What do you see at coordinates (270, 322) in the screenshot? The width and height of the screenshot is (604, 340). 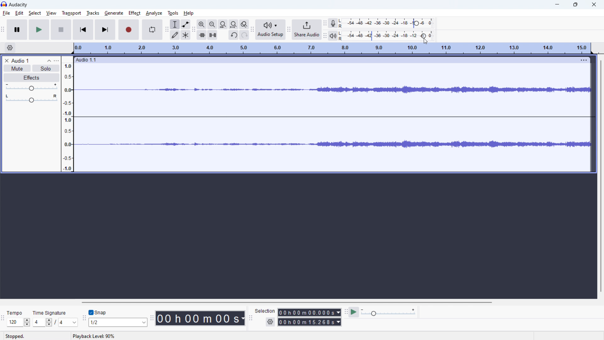 I see `settings` at bounding box center [270, 322].